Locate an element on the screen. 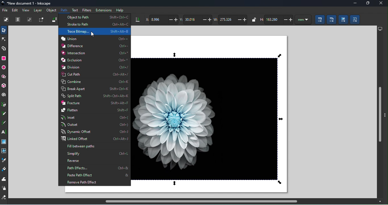  Path effects is located at coordinates (97, 169).